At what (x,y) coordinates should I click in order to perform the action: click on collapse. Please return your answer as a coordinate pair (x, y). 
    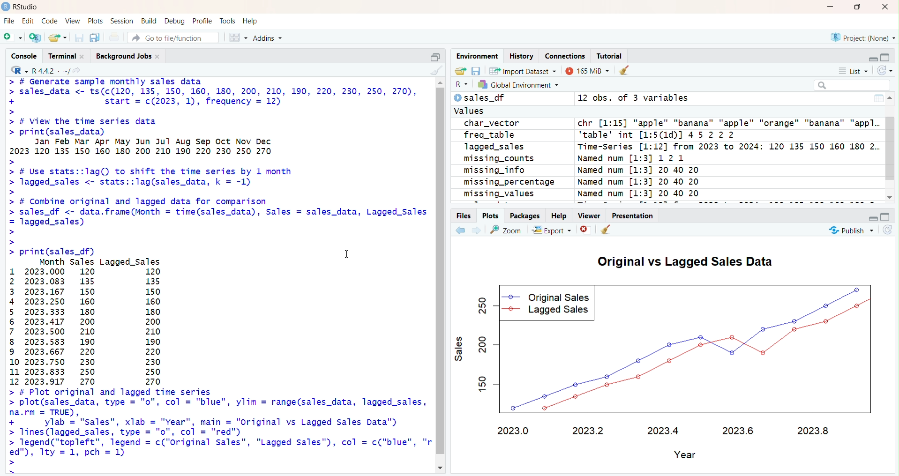
    Looking at the image, I should click on (888, 216).